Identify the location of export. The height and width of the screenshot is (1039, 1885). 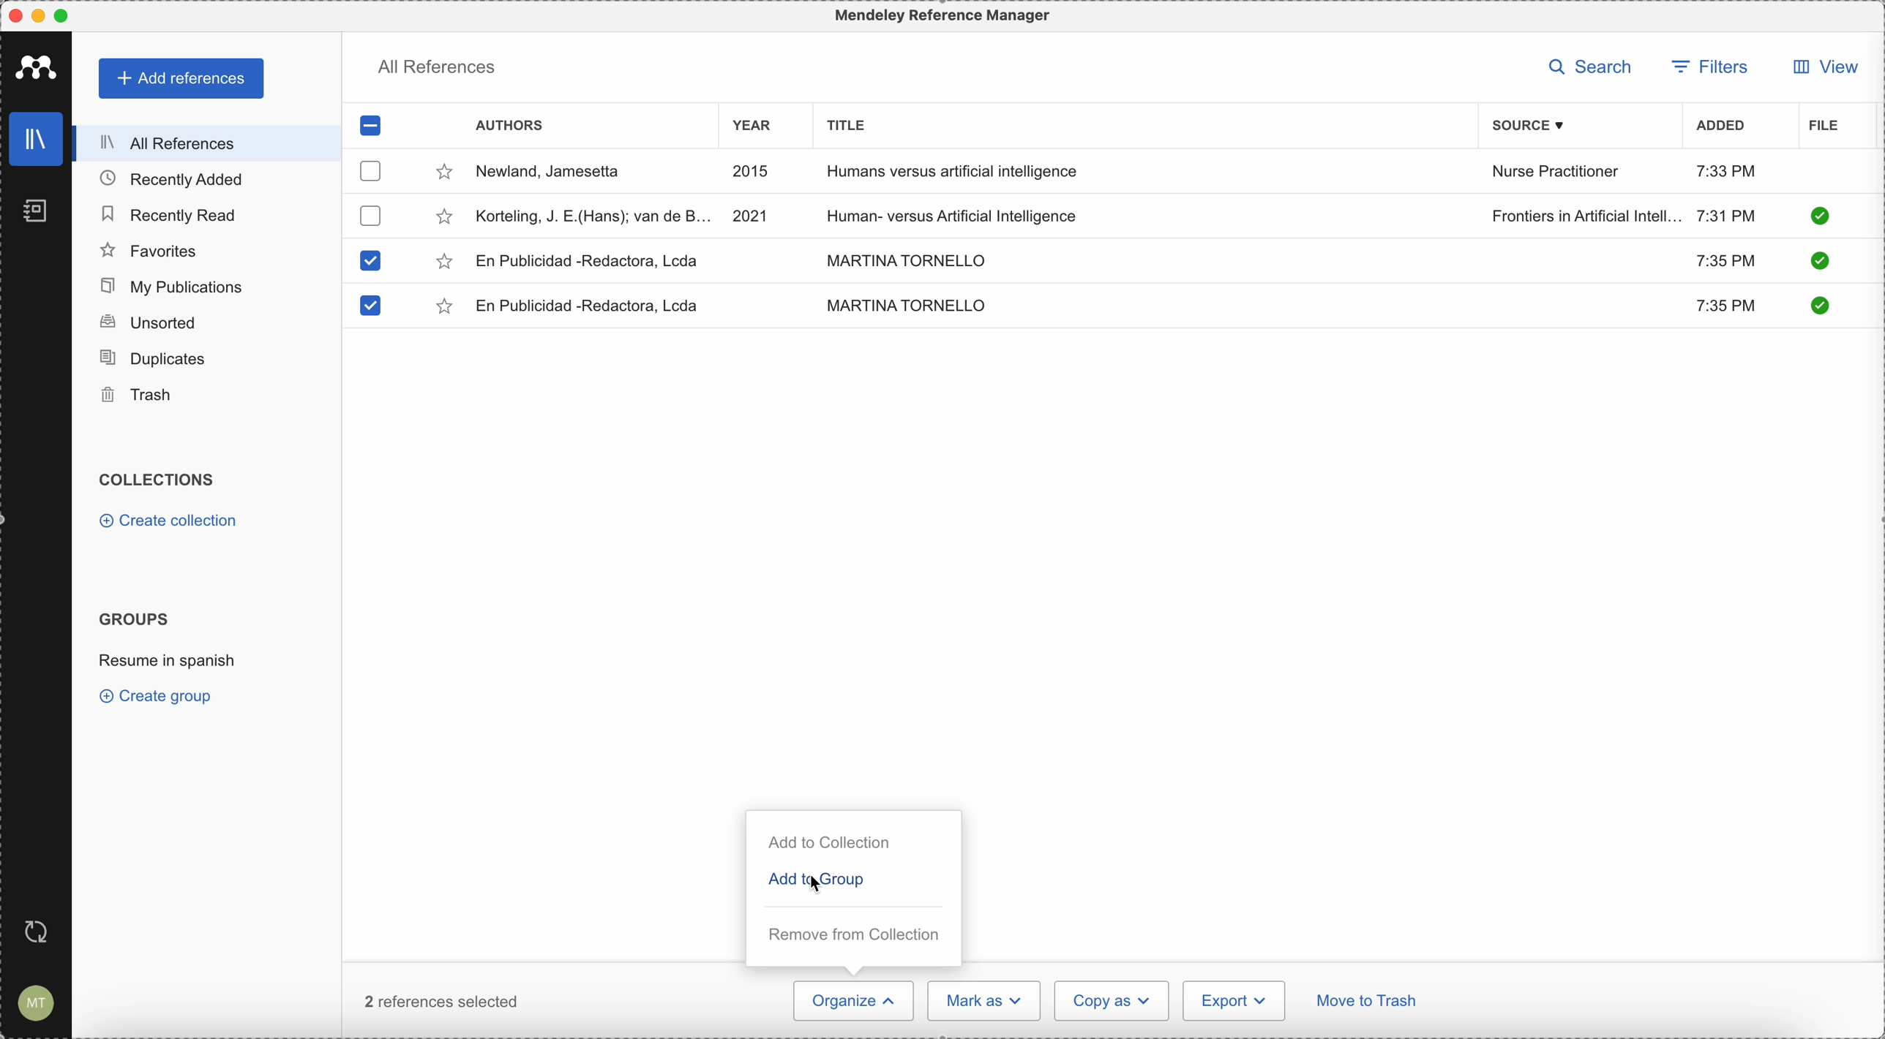
(1234, 1000).